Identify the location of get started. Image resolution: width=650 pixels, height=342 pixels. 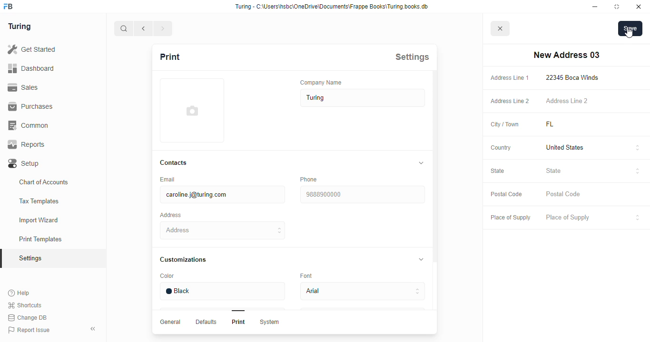
(31, 49).